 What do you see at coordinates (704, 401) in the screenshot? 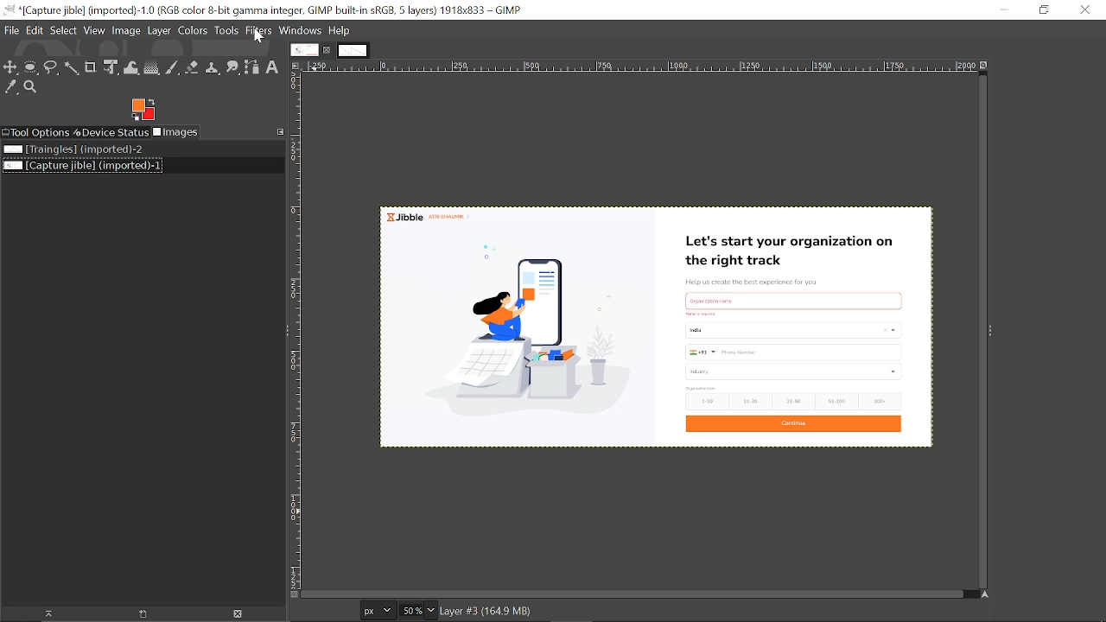
I see `1-10` at bounding box center [704, 401].